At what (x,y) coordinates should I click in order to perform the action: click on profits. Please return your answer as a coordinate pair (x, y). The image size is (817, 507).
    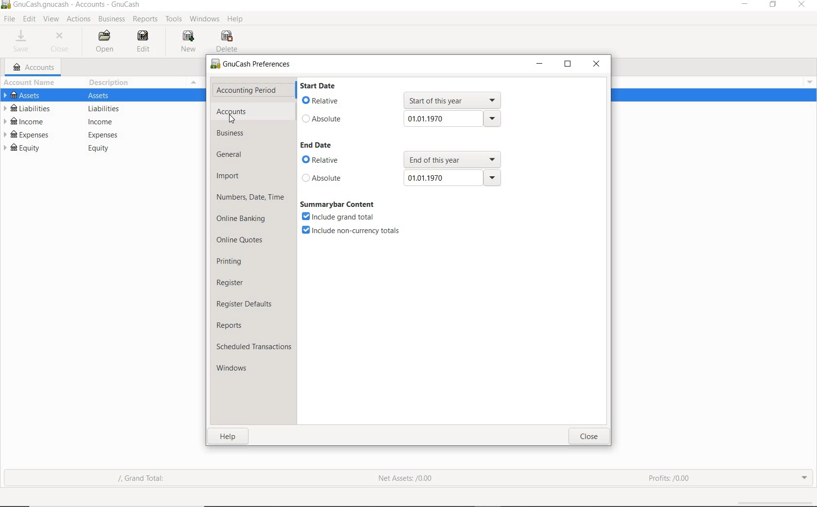
    Looking at the image, I should click on (670, 475).